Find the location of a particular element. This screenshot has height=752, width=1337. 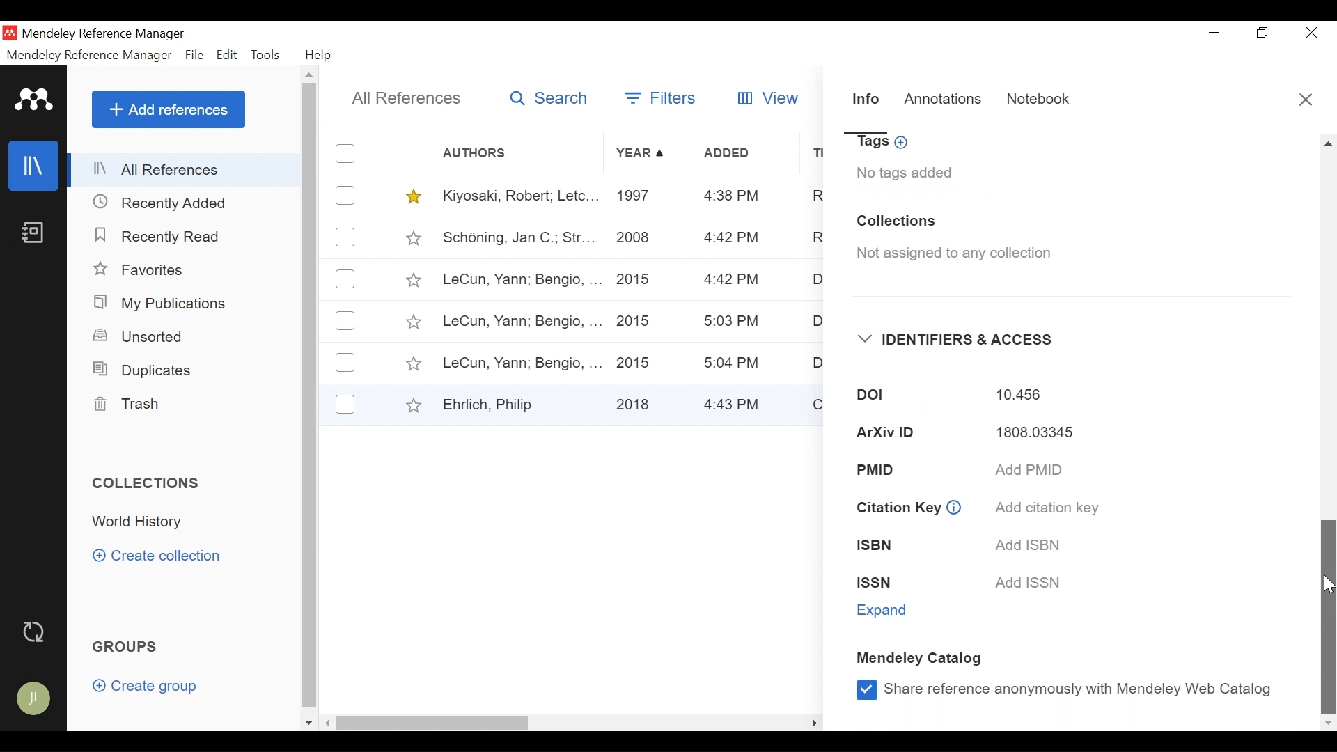

5:03 PM is located at coordinates (733, 323).